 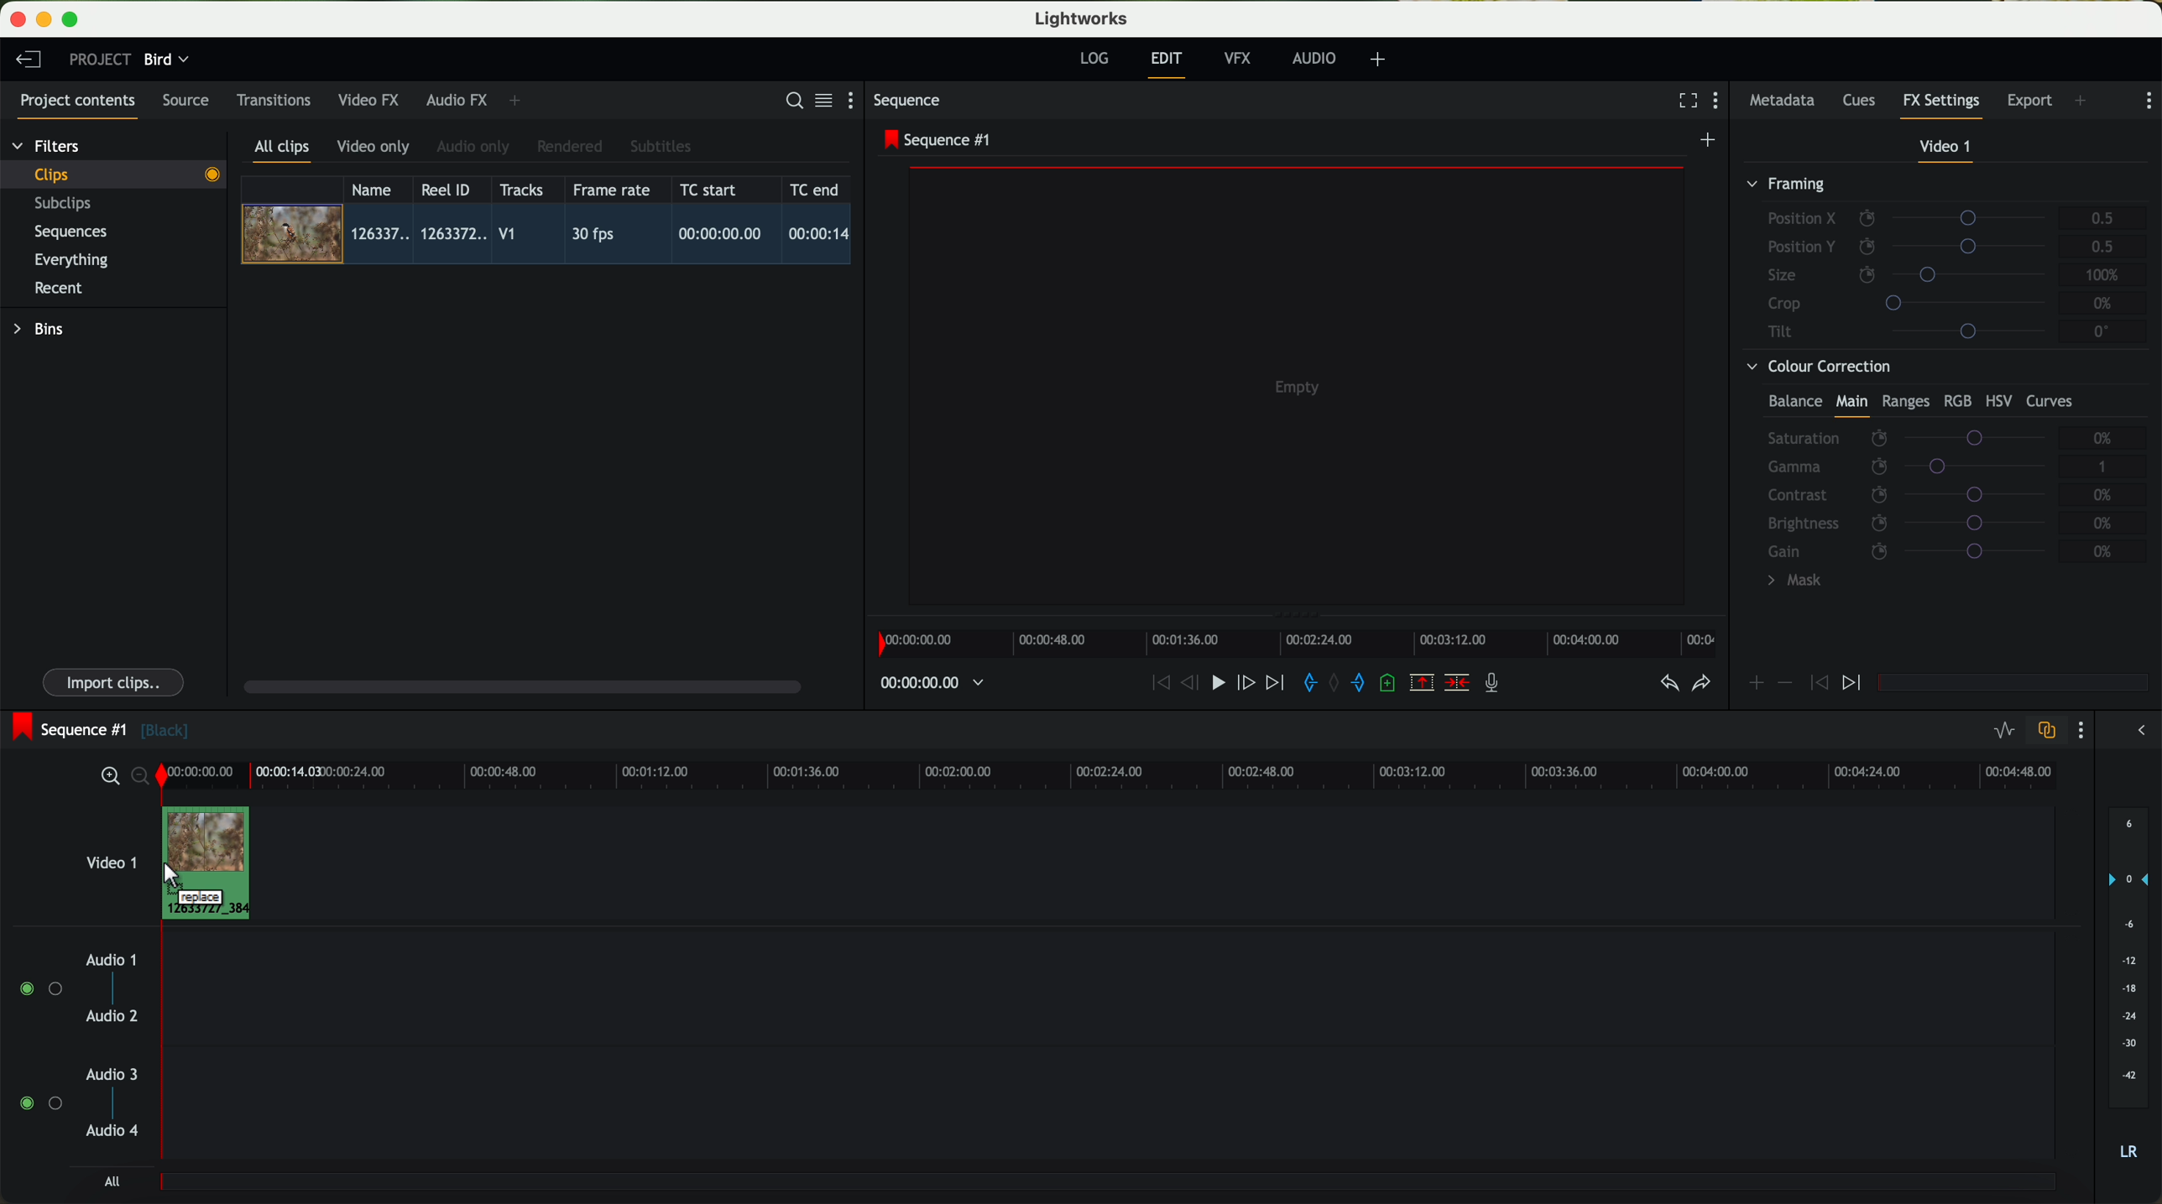 I want to click on search for assets or bins, so click(x=789, y=102).